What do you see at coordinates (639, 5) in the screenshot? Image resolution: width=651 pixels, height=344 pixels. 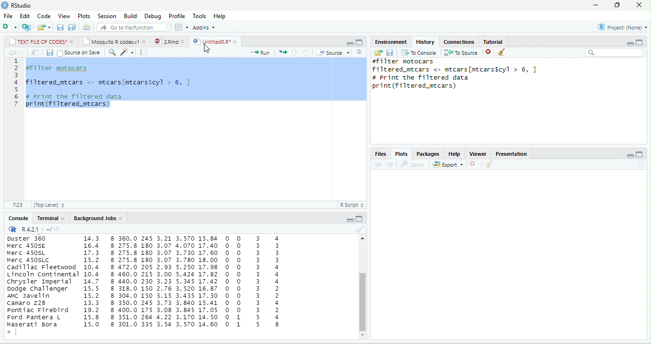 I see `close` at bounding box center [639, 5].